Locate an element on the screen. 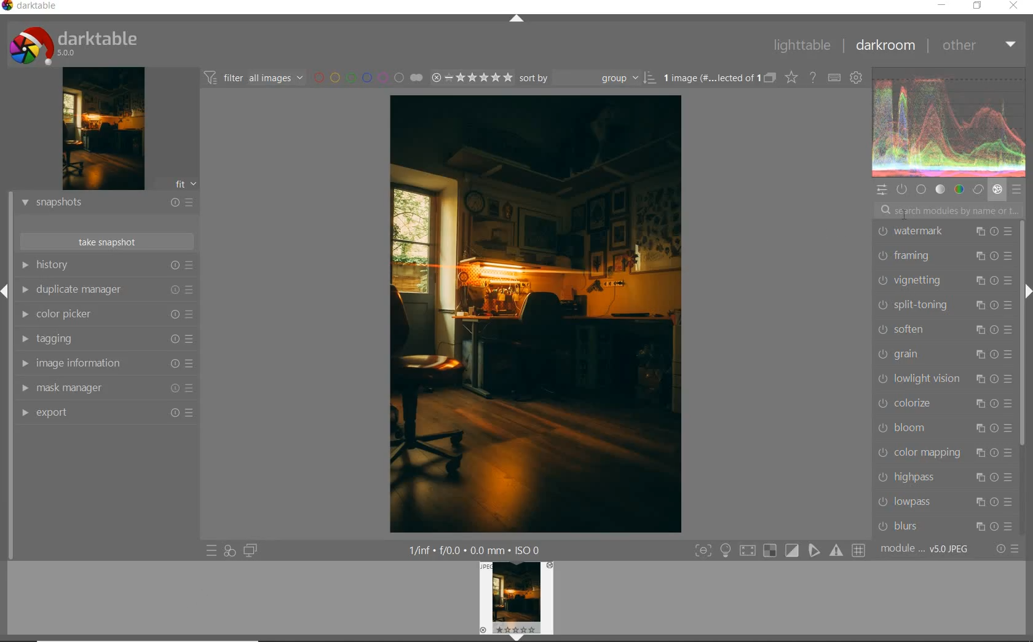 Image resolution: width=1033 pixels, height=642 pixels. color mapping is located at coordinates (943, 452).